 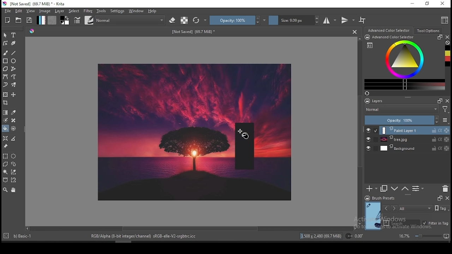 I want to click on colors, so click(x=65, y=20).